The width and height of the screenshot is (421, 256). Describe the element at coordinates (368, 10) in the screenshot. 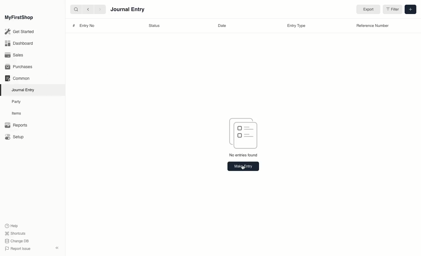

I see `Export` at that location.